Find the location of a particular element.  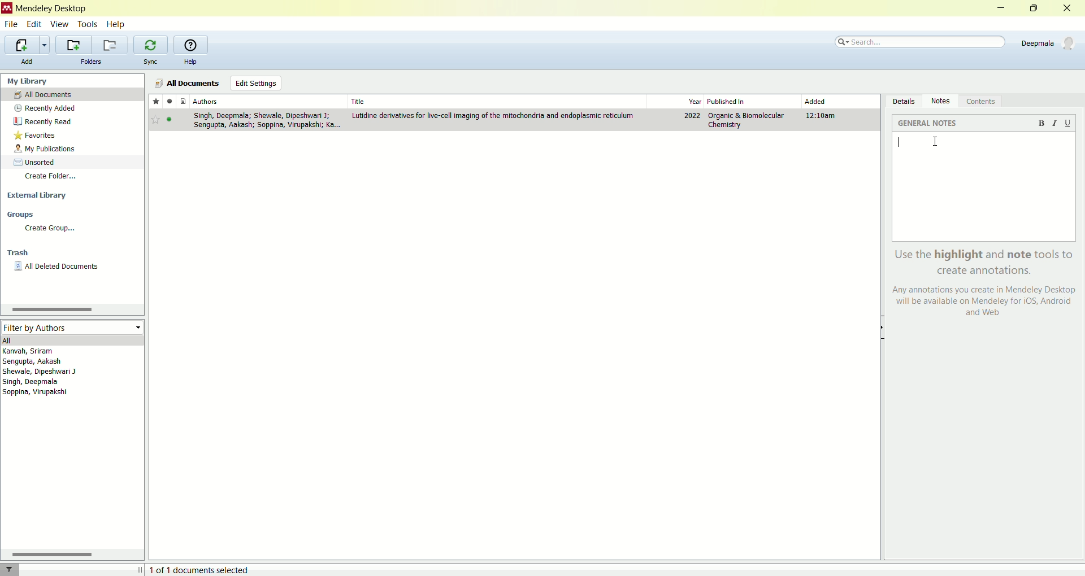

Mendeley desktop is located at coordinates (53, 9).